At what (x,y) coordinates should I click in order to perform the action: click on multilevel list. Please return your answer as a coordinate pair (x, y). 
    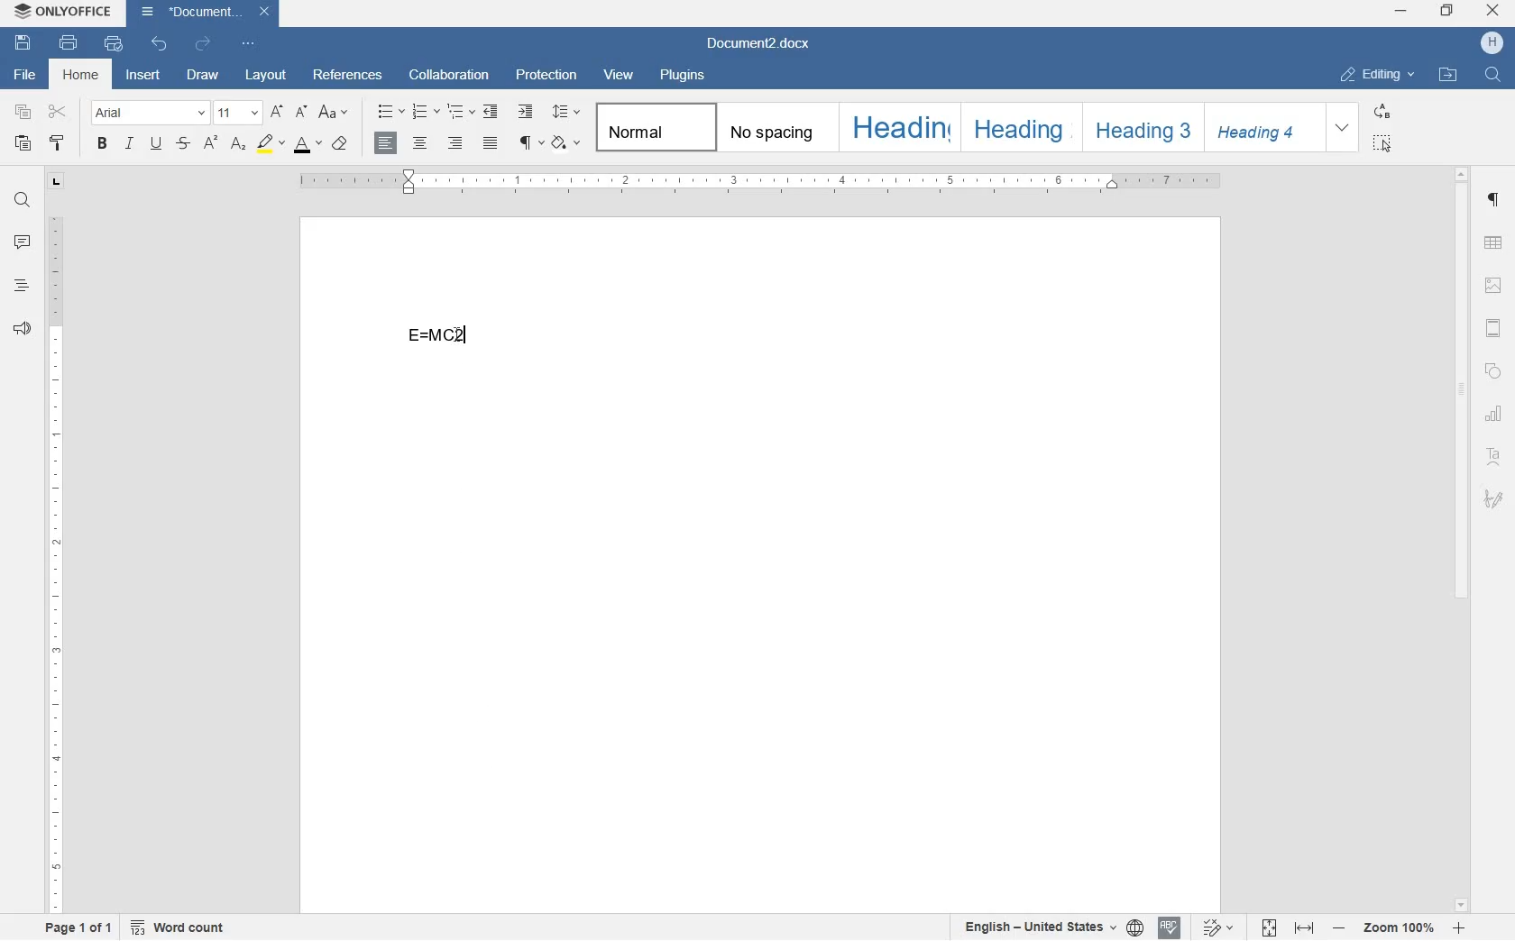
    Looking at the image, I should click on (462, 112).